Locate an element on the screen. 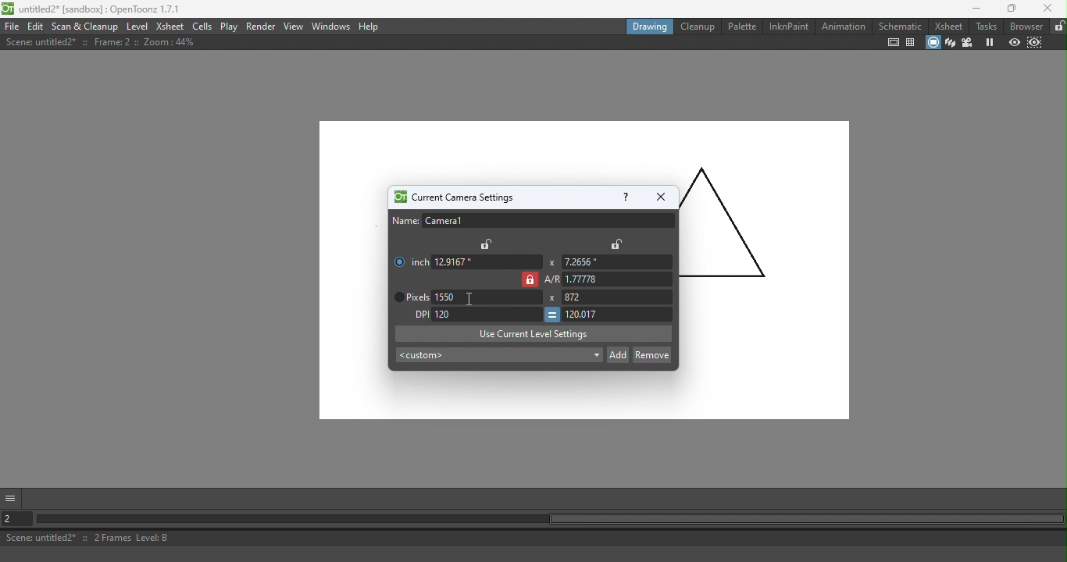 The width and height of the screenshot is (1067, 562). Pixels is located at coordinates (409, 297).